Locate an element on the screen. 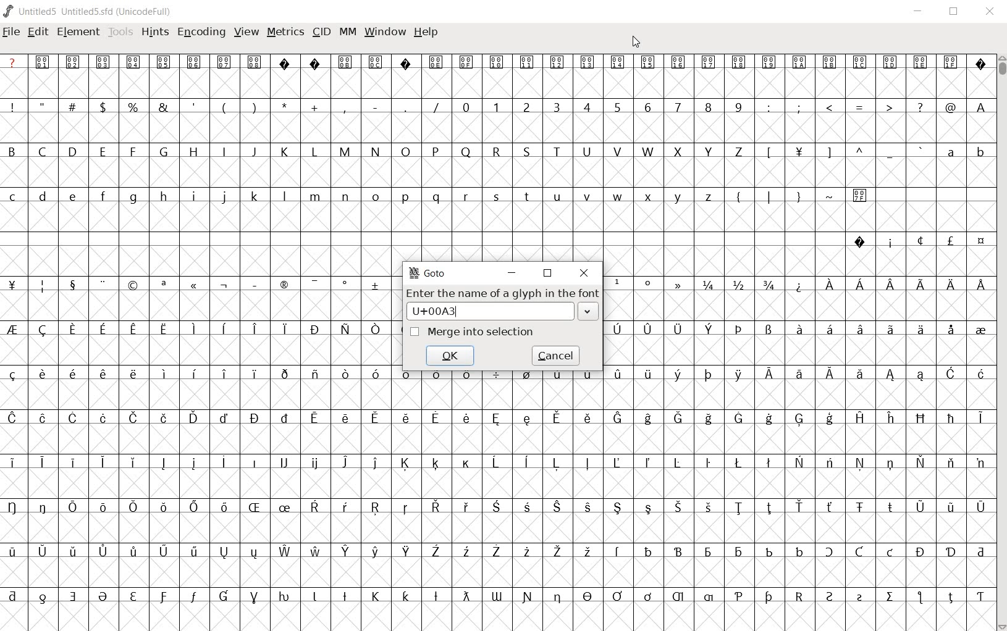 The height and width of the screenshot is (631, 1007). 3 is located at coordinates (556, 106).